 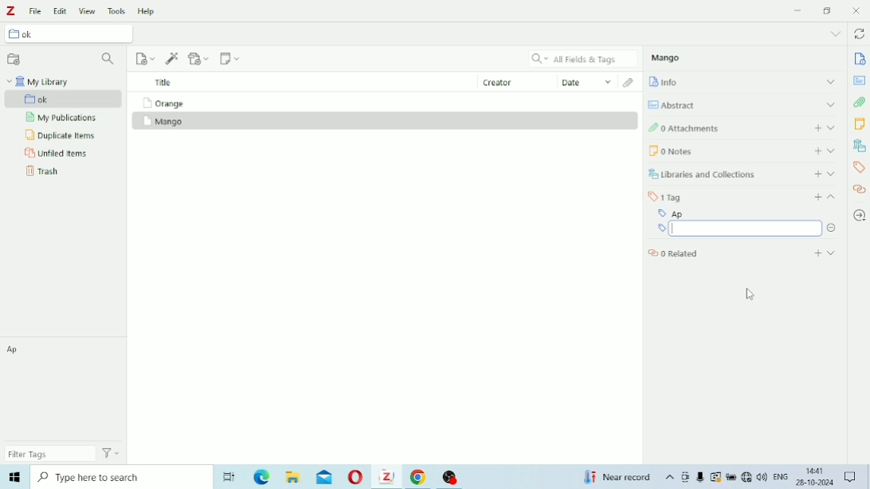 I want to click on Orange, so click(x=162, y=103).